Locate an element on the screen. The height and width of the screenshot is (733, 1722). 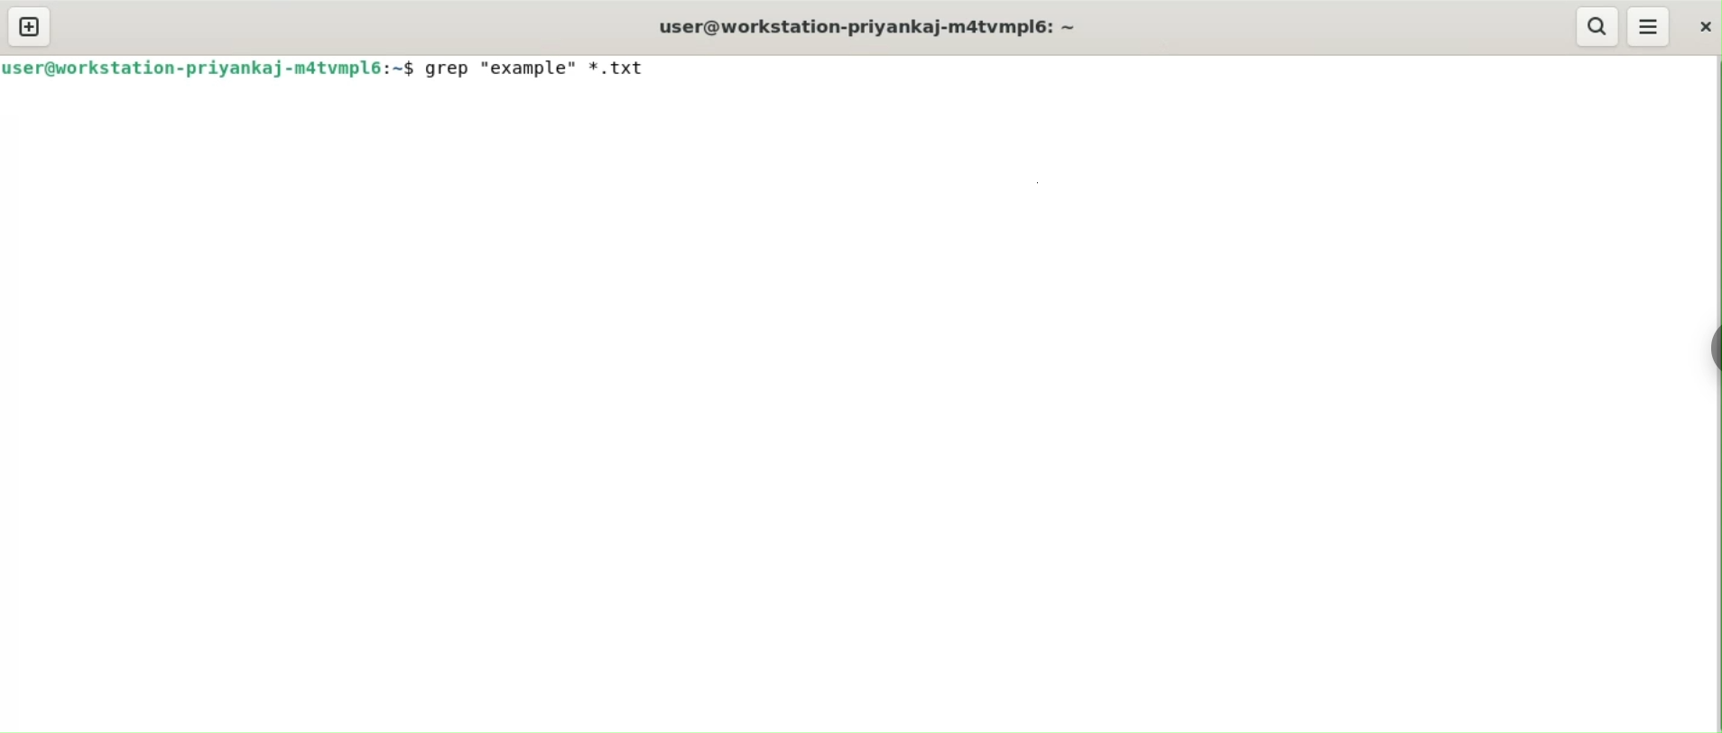
sidebar is located at coordinates (1713, 346).